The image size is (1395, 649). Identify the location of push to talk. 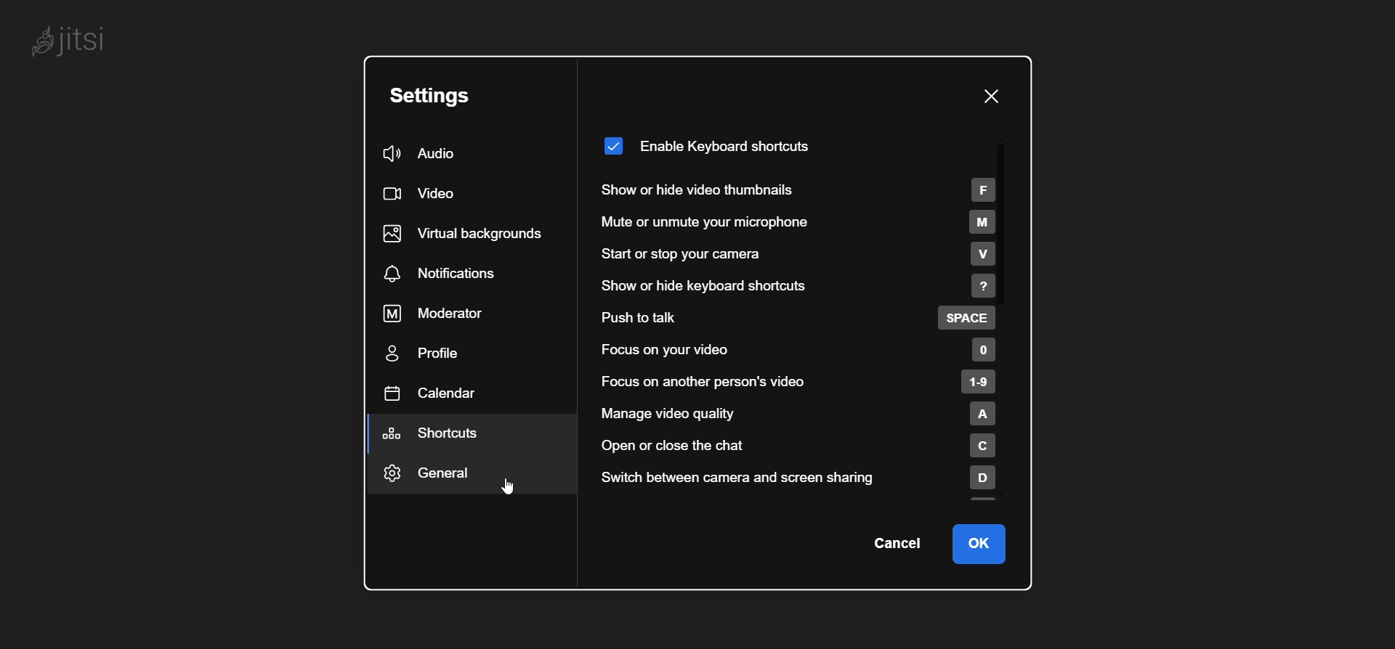
(801, 319).